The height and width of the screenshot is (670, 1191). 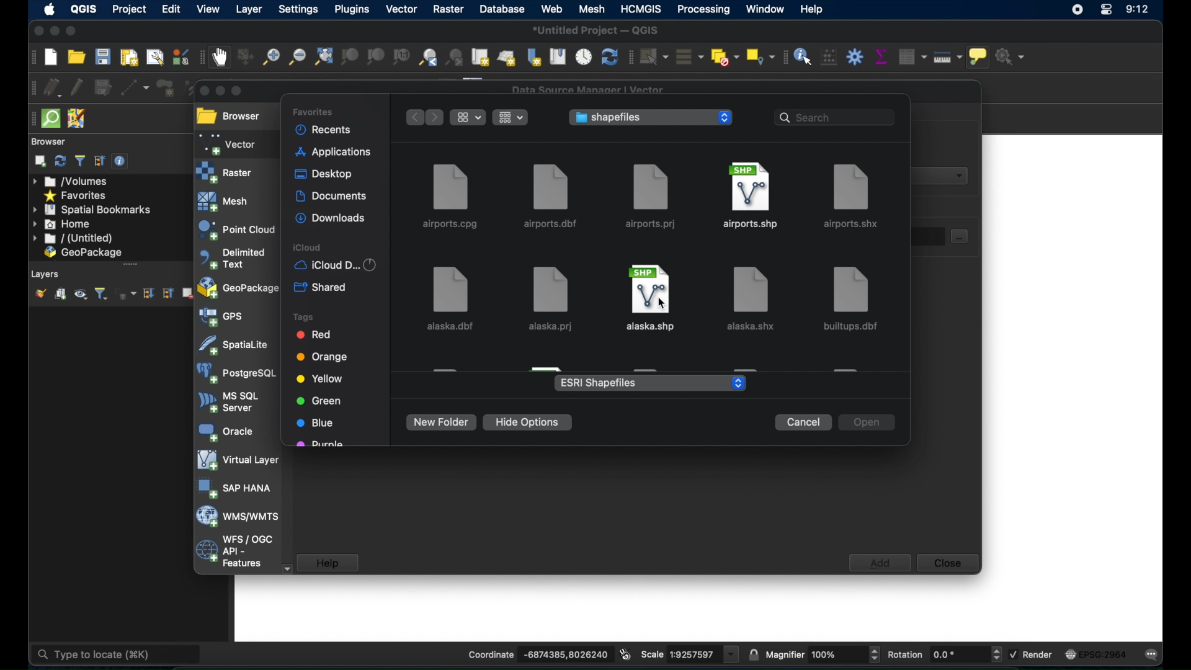 I want to click on type to locate, so click(x=87, y=654).